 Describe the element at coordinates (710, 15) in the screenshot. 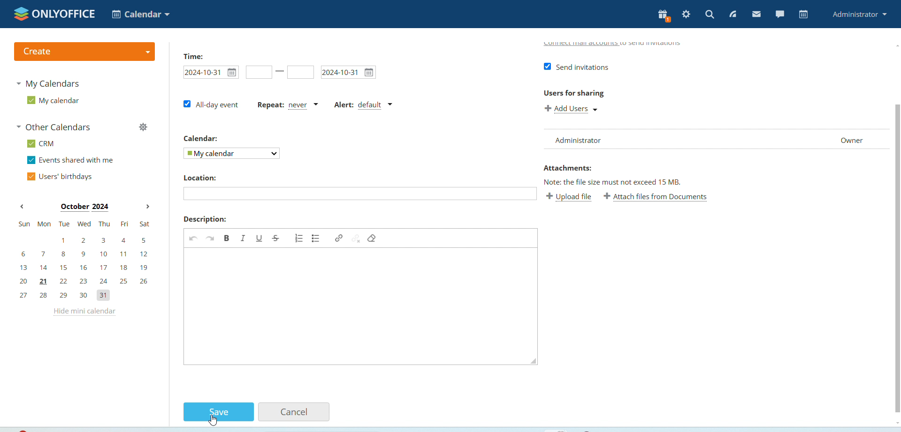

I see `search` at that location.